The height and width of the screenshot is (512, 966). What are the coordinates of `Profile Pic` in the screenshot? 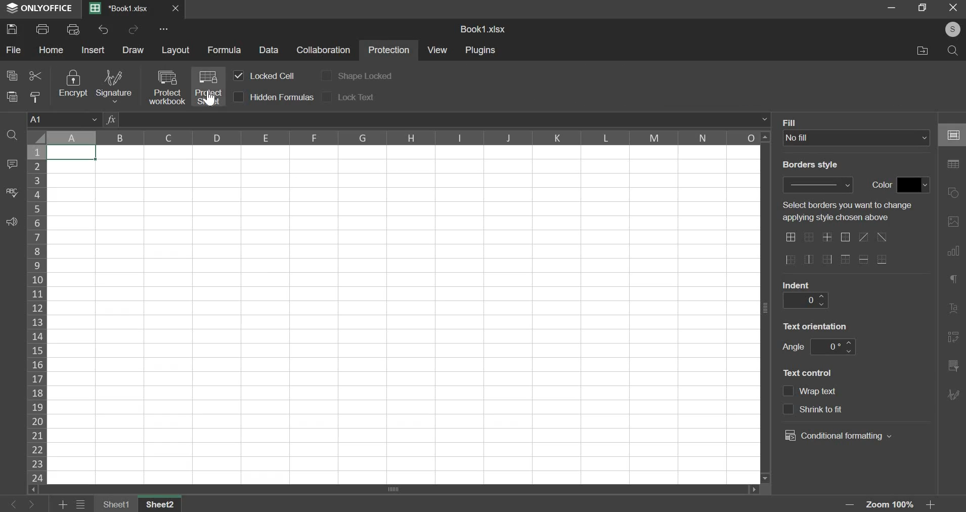 It's located at (949, 30).